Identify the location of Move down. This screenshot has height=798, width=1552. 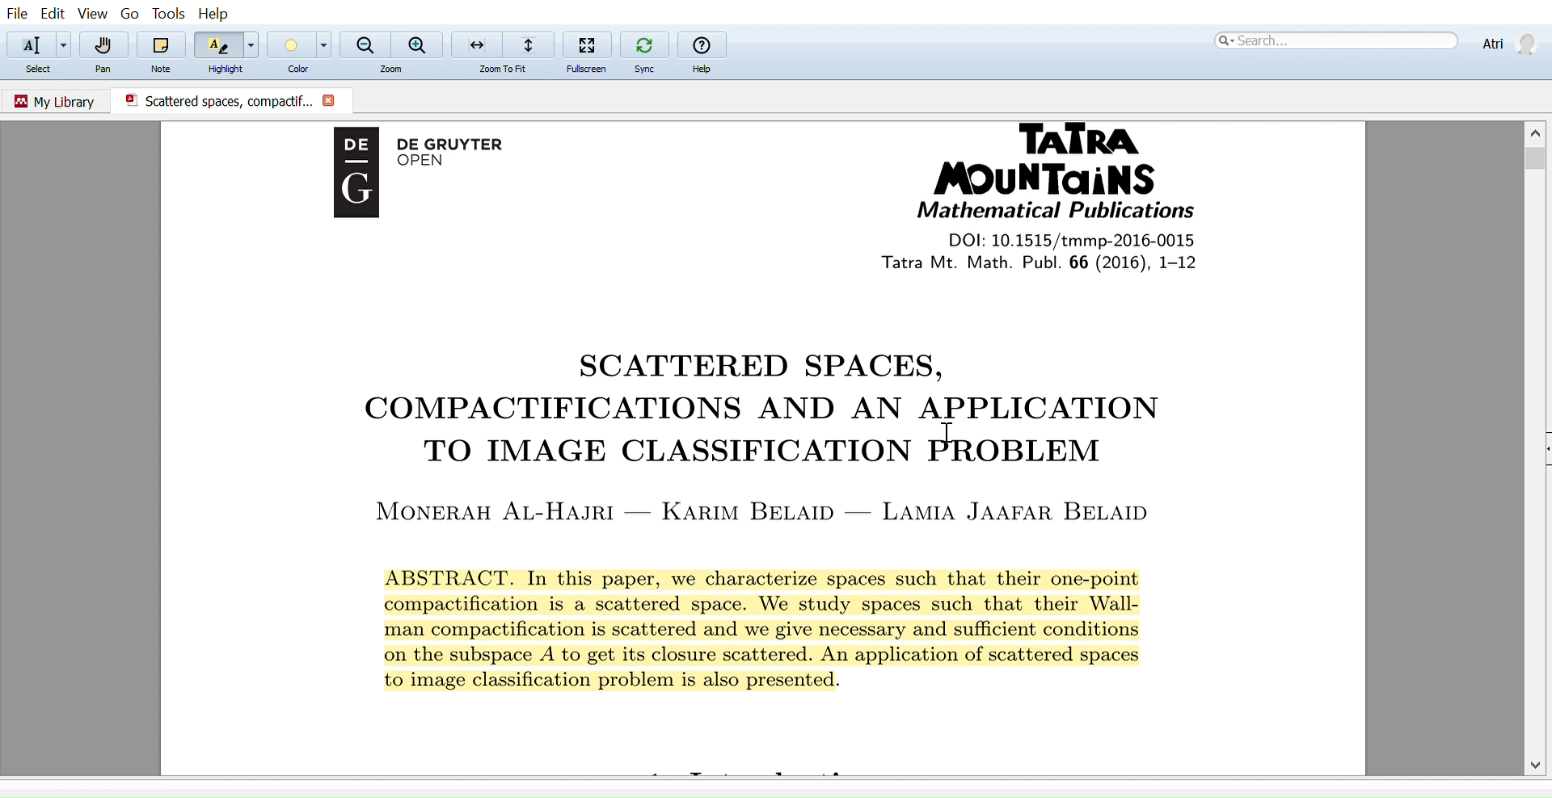
(1537, 764).